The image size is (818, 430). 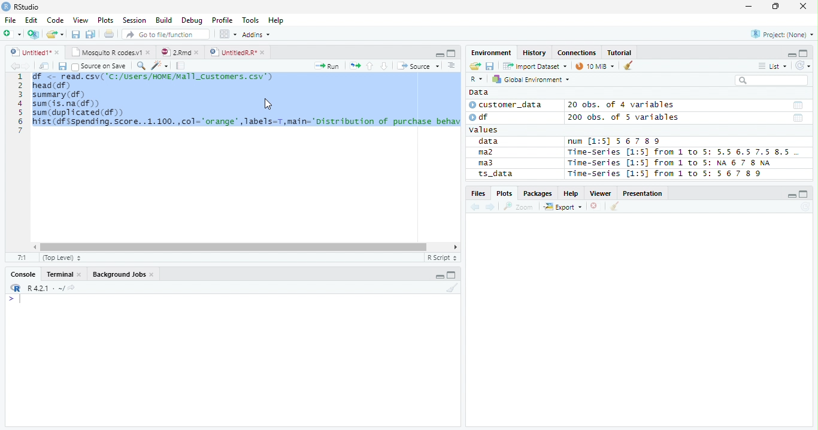 I want to click on View Current work directory, so click(x=72, y=287).